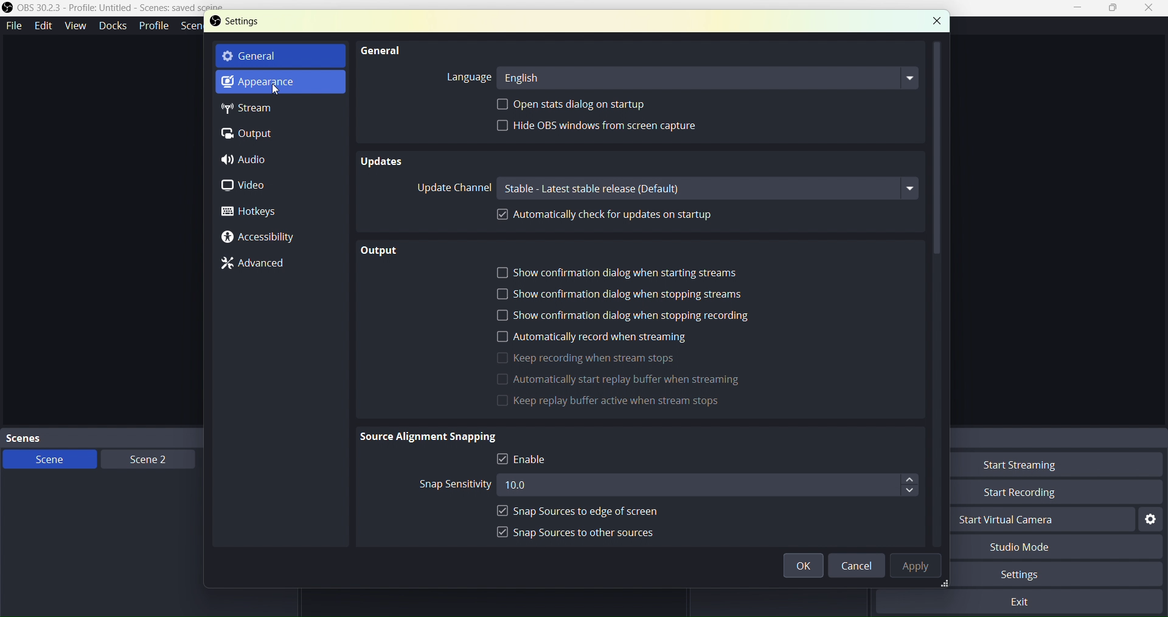  I want to click on Output, so click(388, 250).